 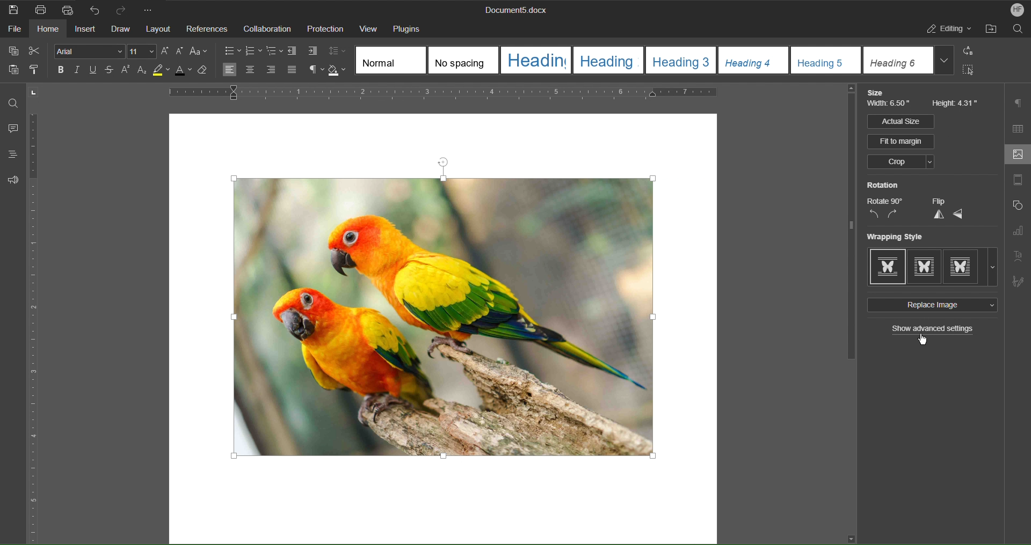 I want to click on Rotate CW, so click(x=893, y=215).